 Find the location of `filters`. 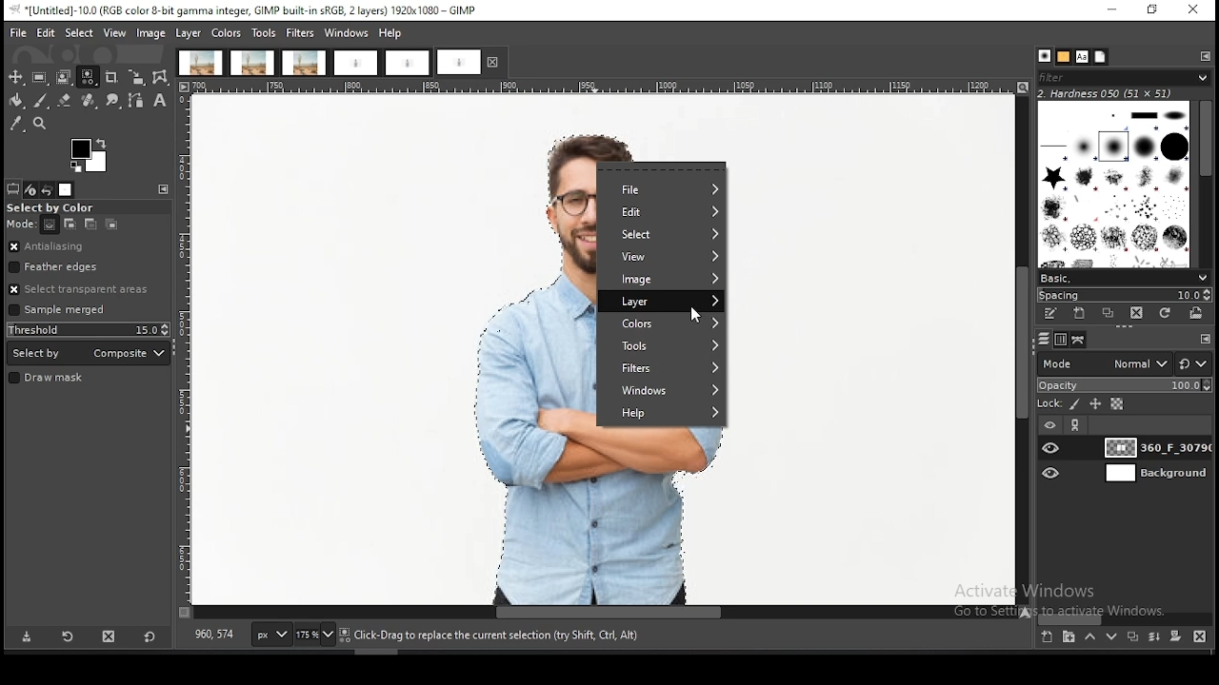

filters is located at coordinates (301, 33).